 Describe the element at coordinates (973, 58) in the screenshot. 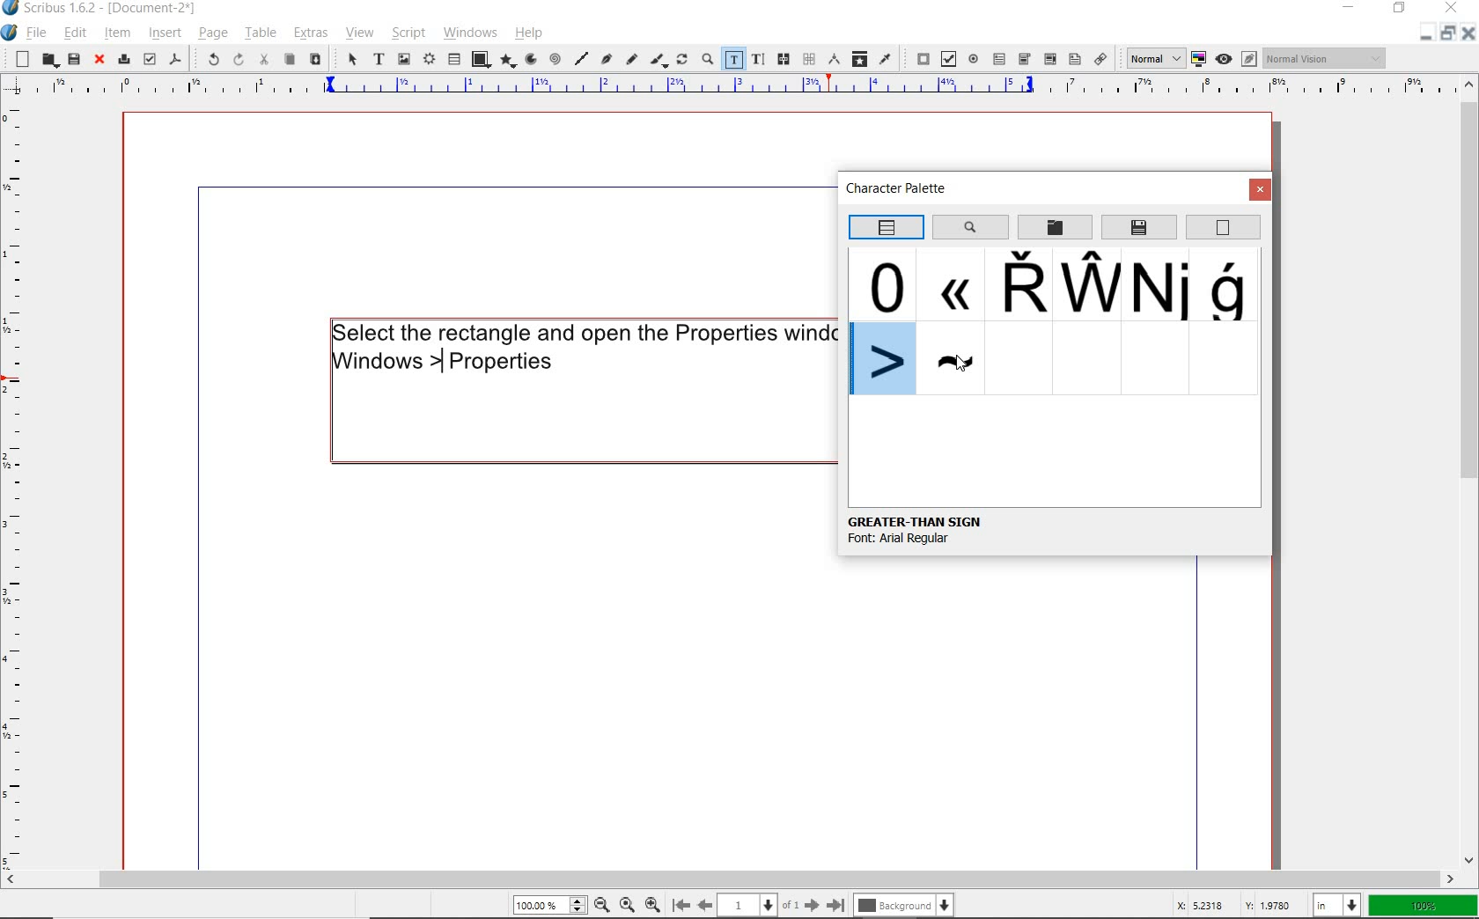

I see `pdf radio button` at that location.